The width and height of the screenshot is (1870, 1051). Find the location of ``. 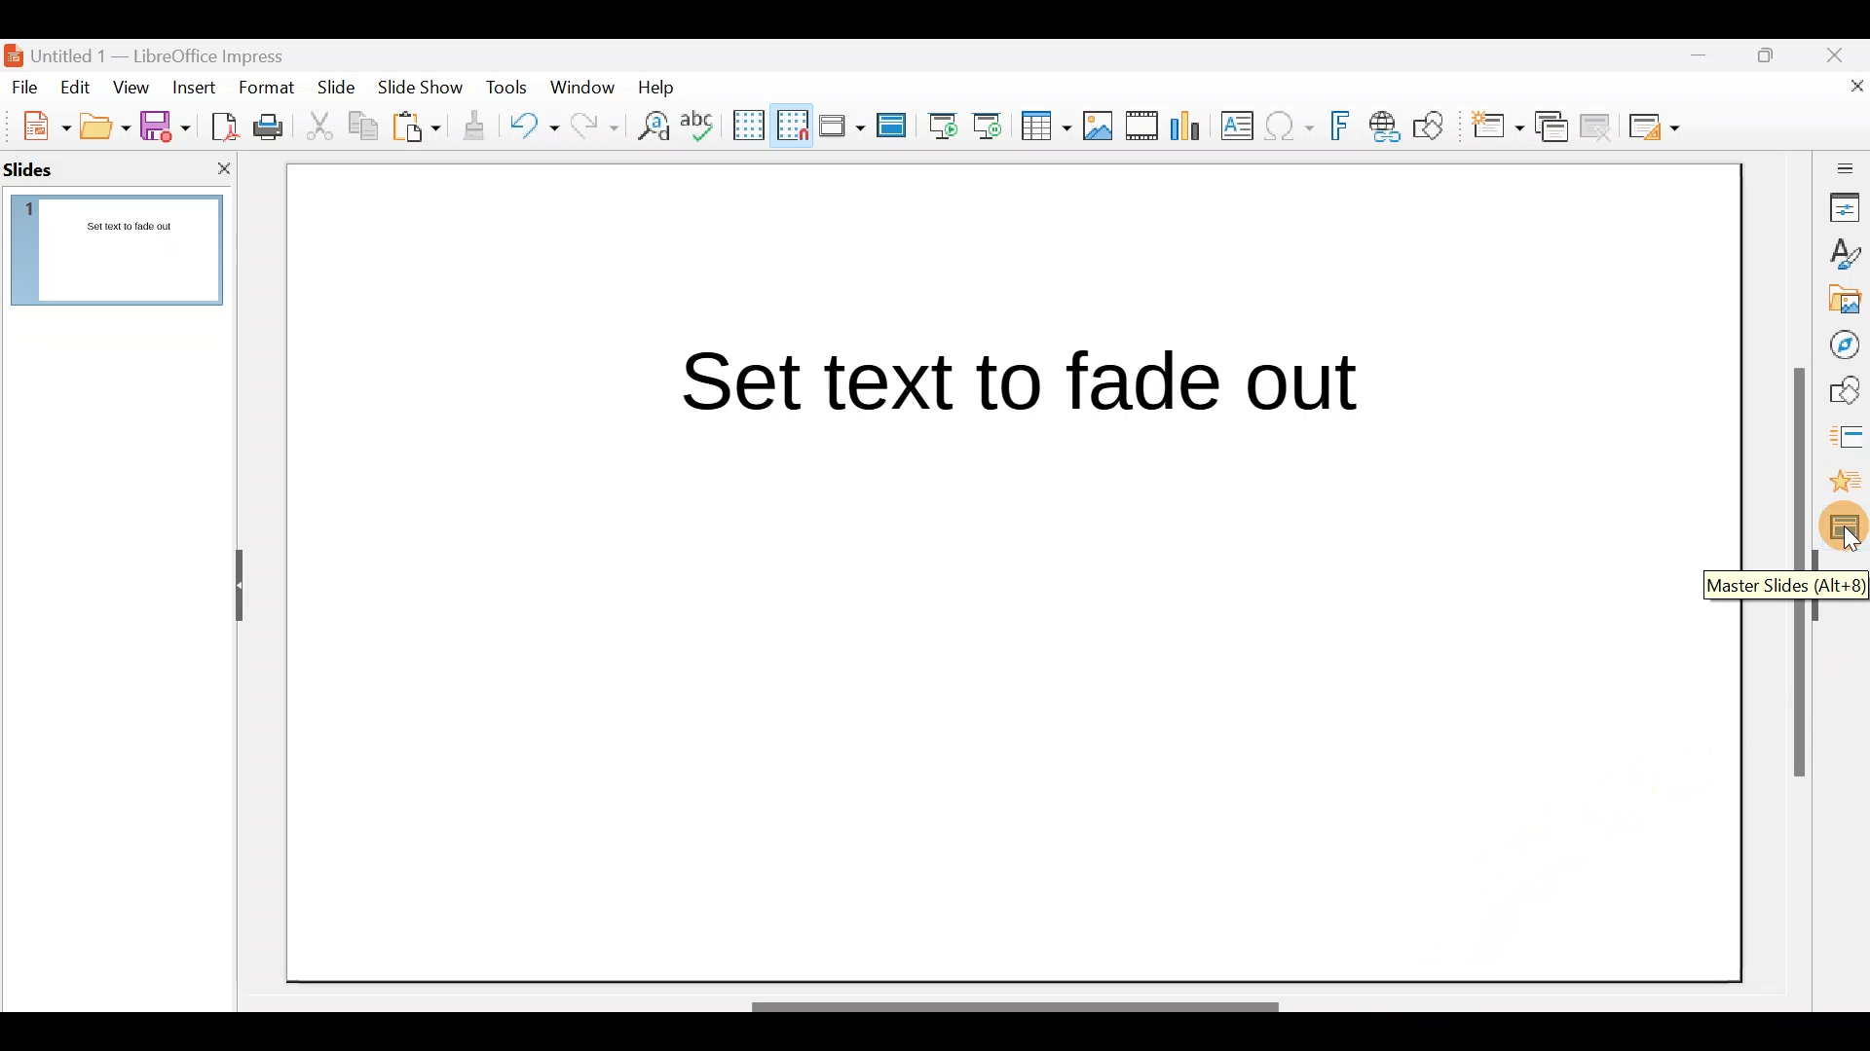

 is located at coordinates (224, 587).